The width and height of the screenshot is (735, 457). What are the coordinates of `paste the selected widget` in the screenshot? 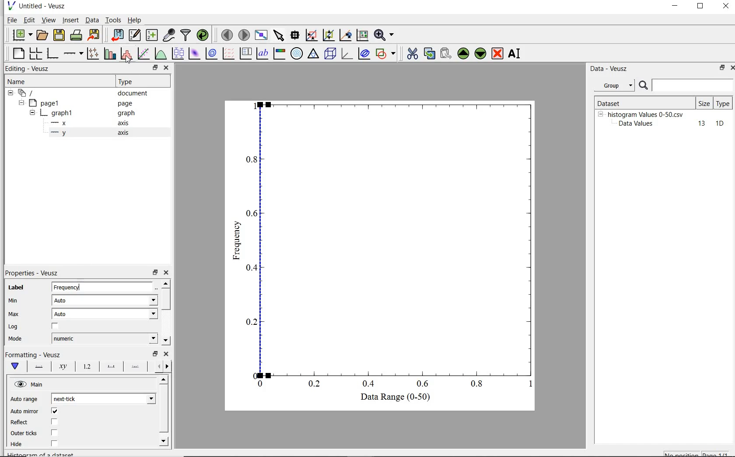 It's located at (445, 54).